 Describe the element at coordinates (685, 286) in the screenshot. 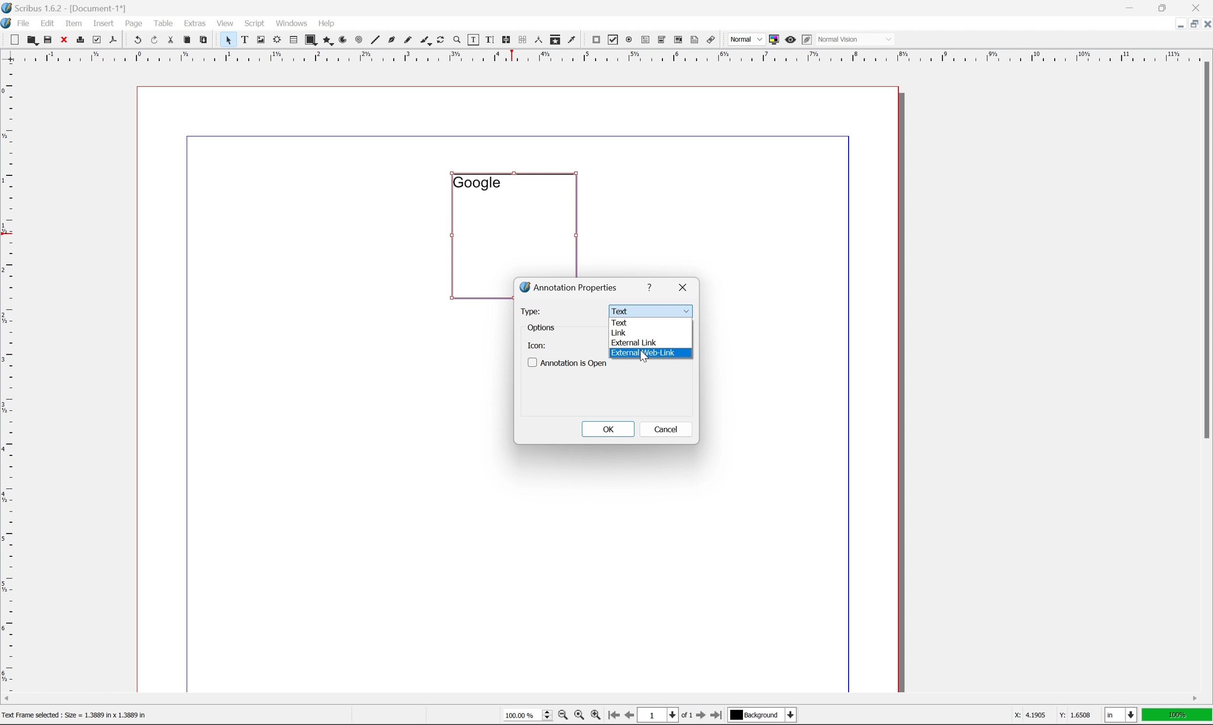

I see `close` at that location.